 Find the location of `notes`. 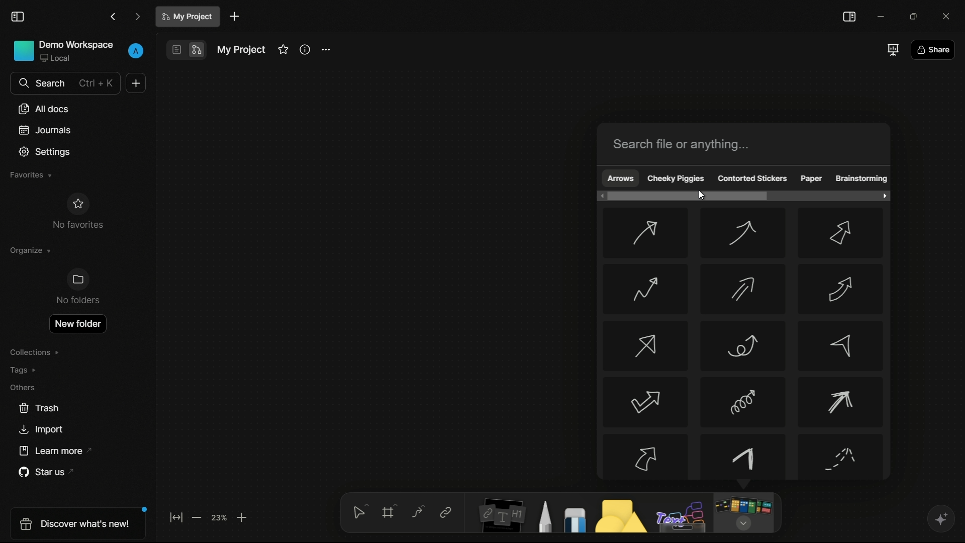

notes is located at coordinates (502, 515).